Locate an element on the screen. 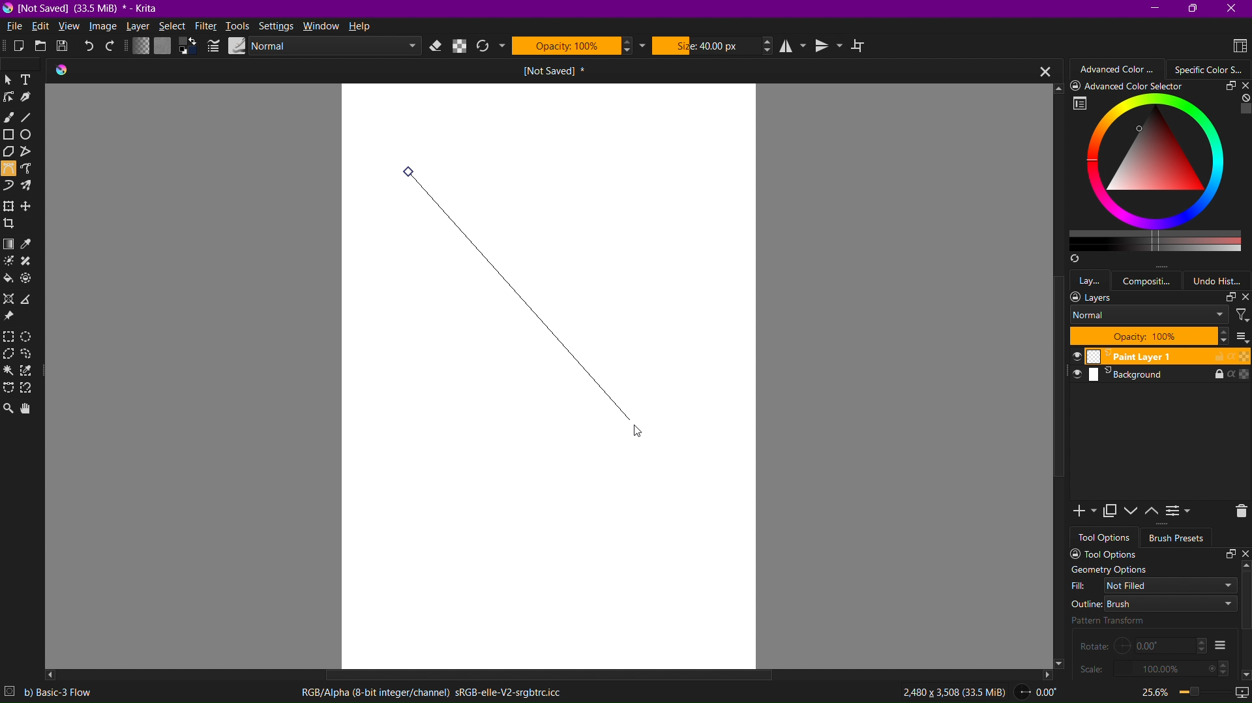 The width and height of the screenshot is (1252, 703). Sample a color is located at coordinates (33, 244).